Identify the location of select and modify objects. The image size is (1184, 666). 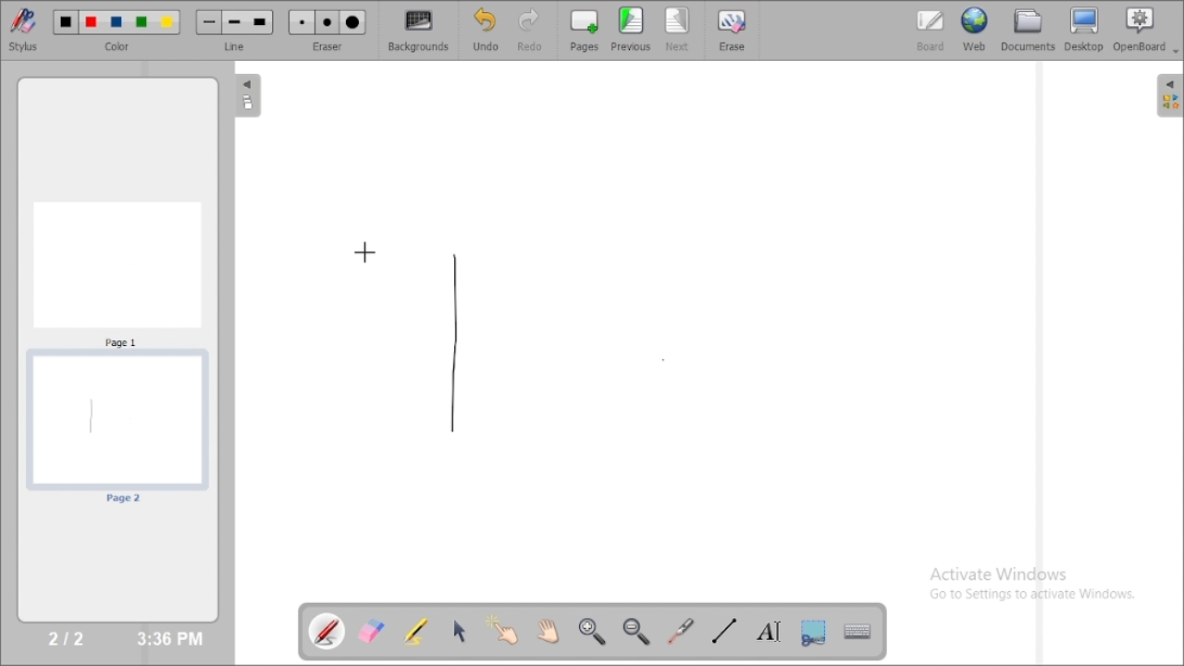
(460, 631).